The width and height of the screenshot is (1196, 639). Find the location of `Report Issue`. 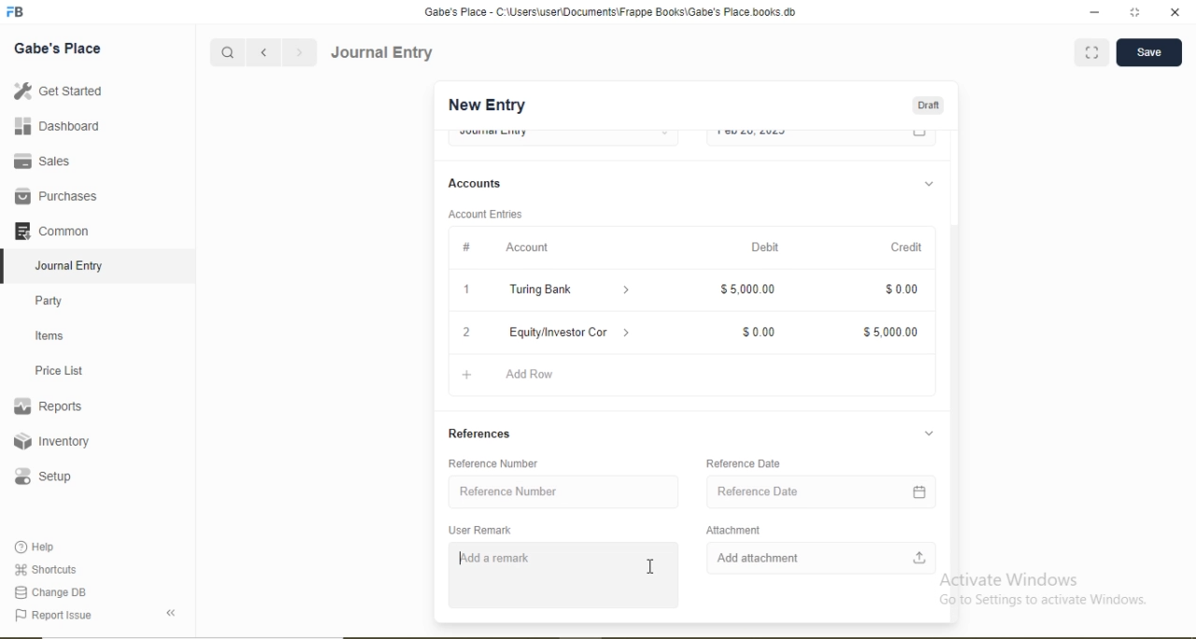

Report Issue is located at coordinates (52, 616).